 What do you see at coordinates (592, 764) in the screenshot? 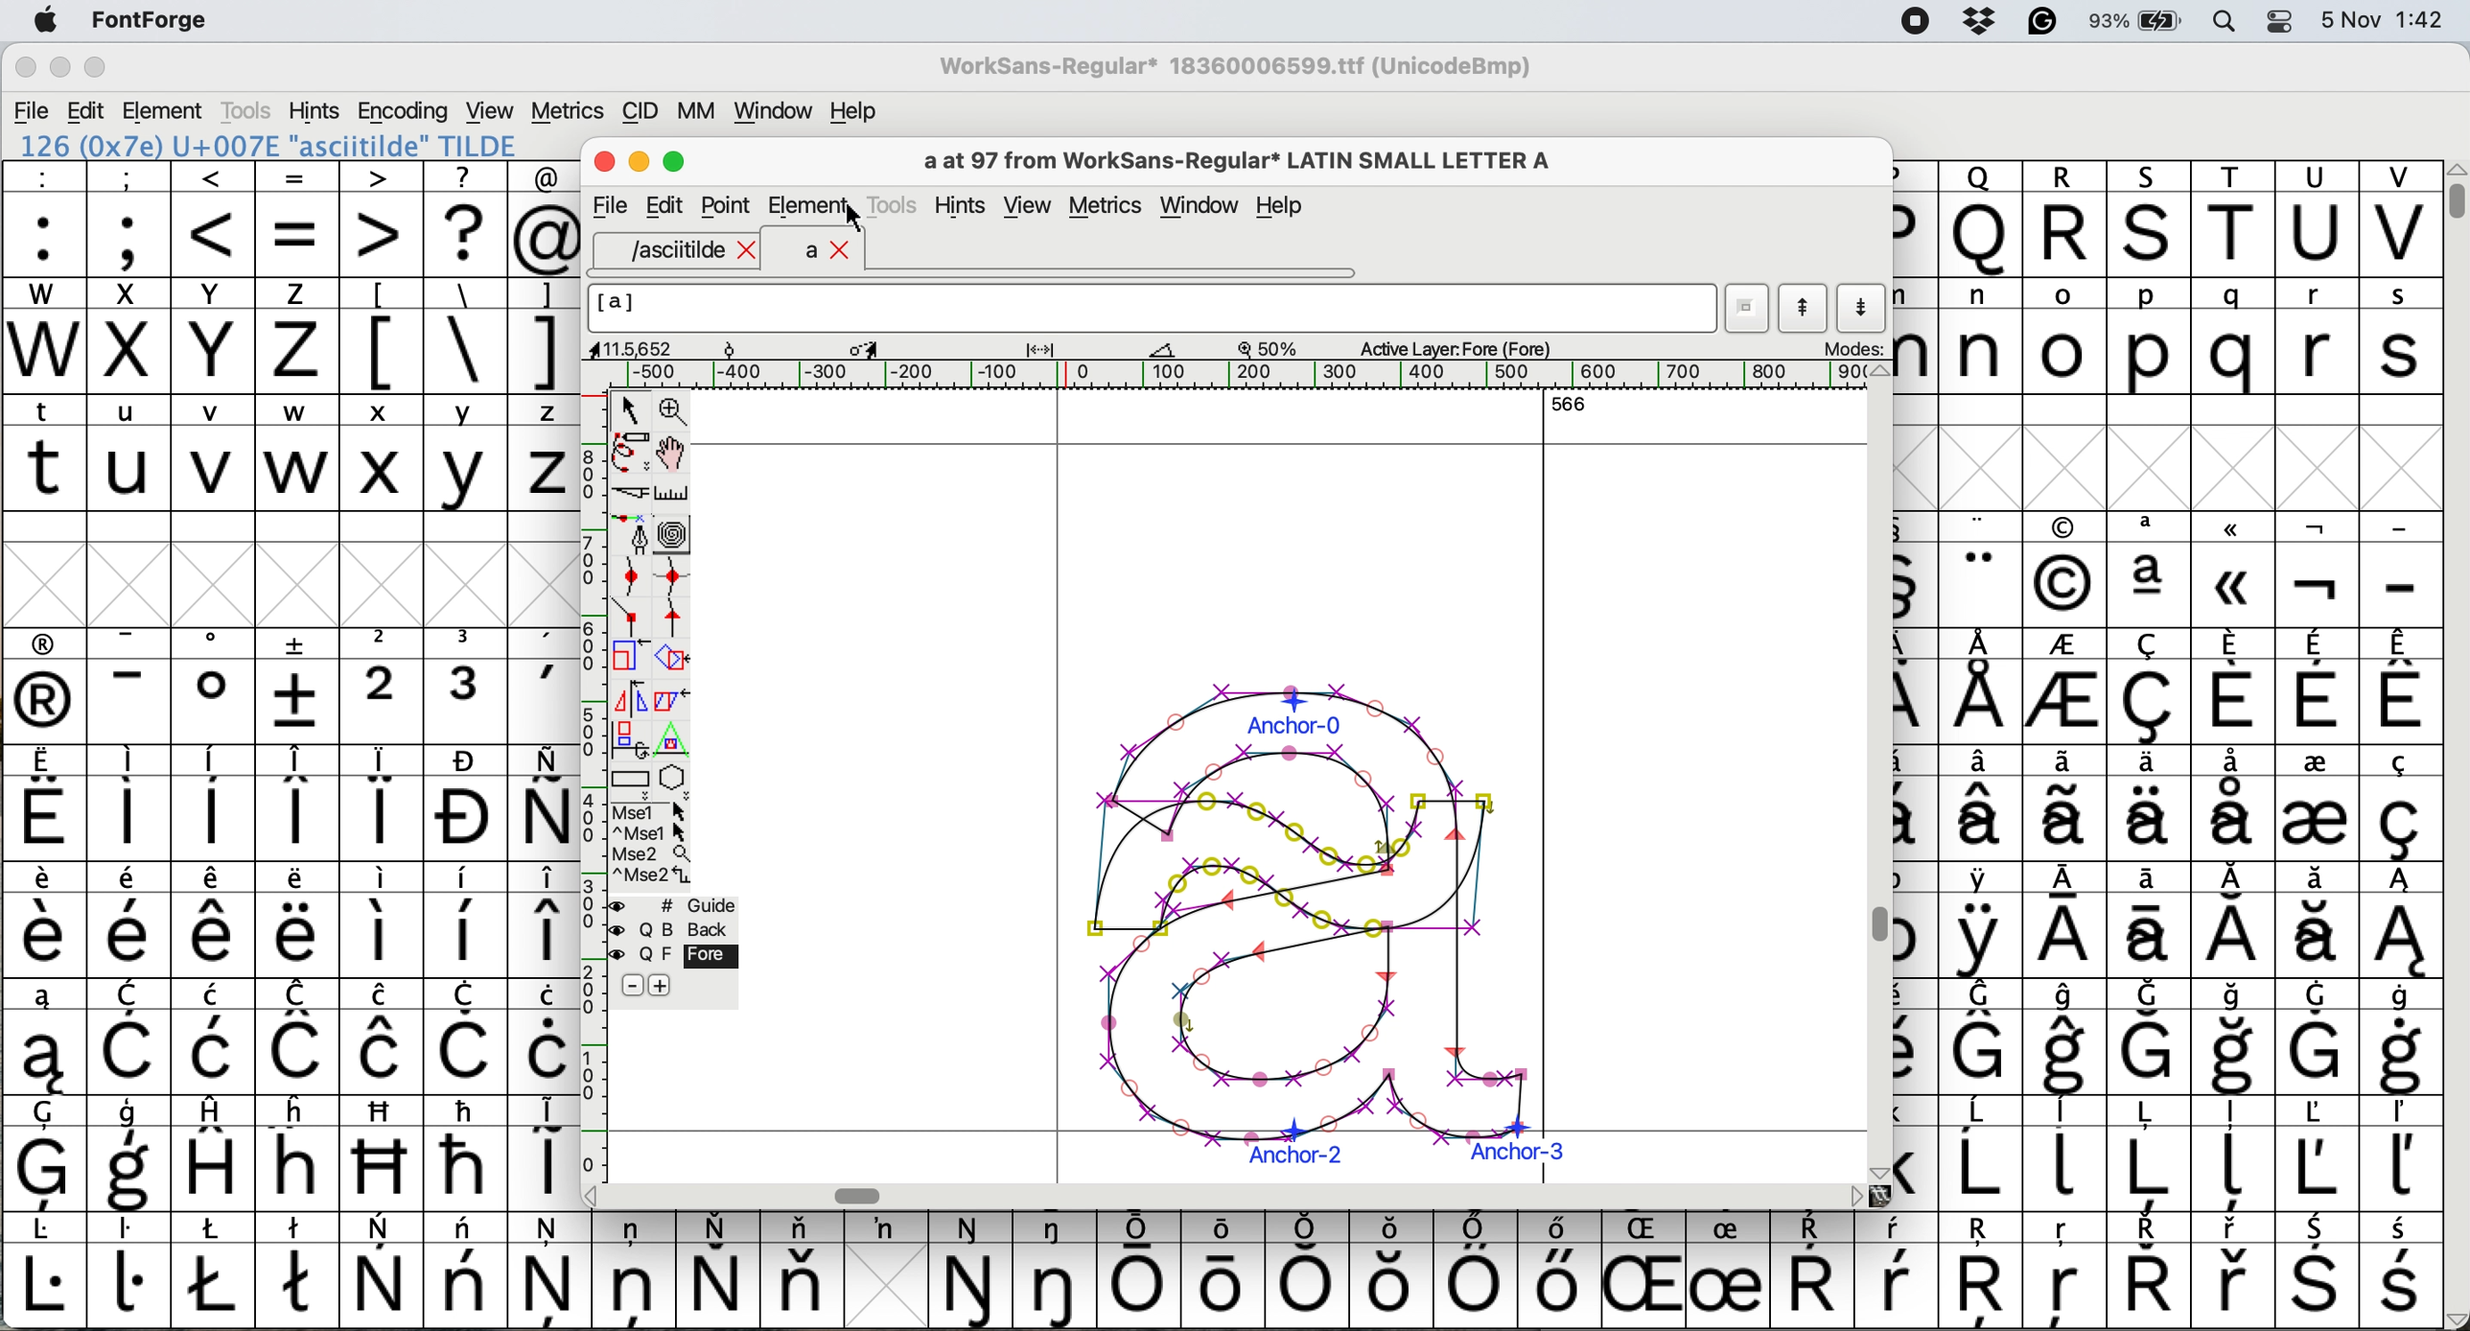
I see `vertical scale` at bounding box center [592, 764].